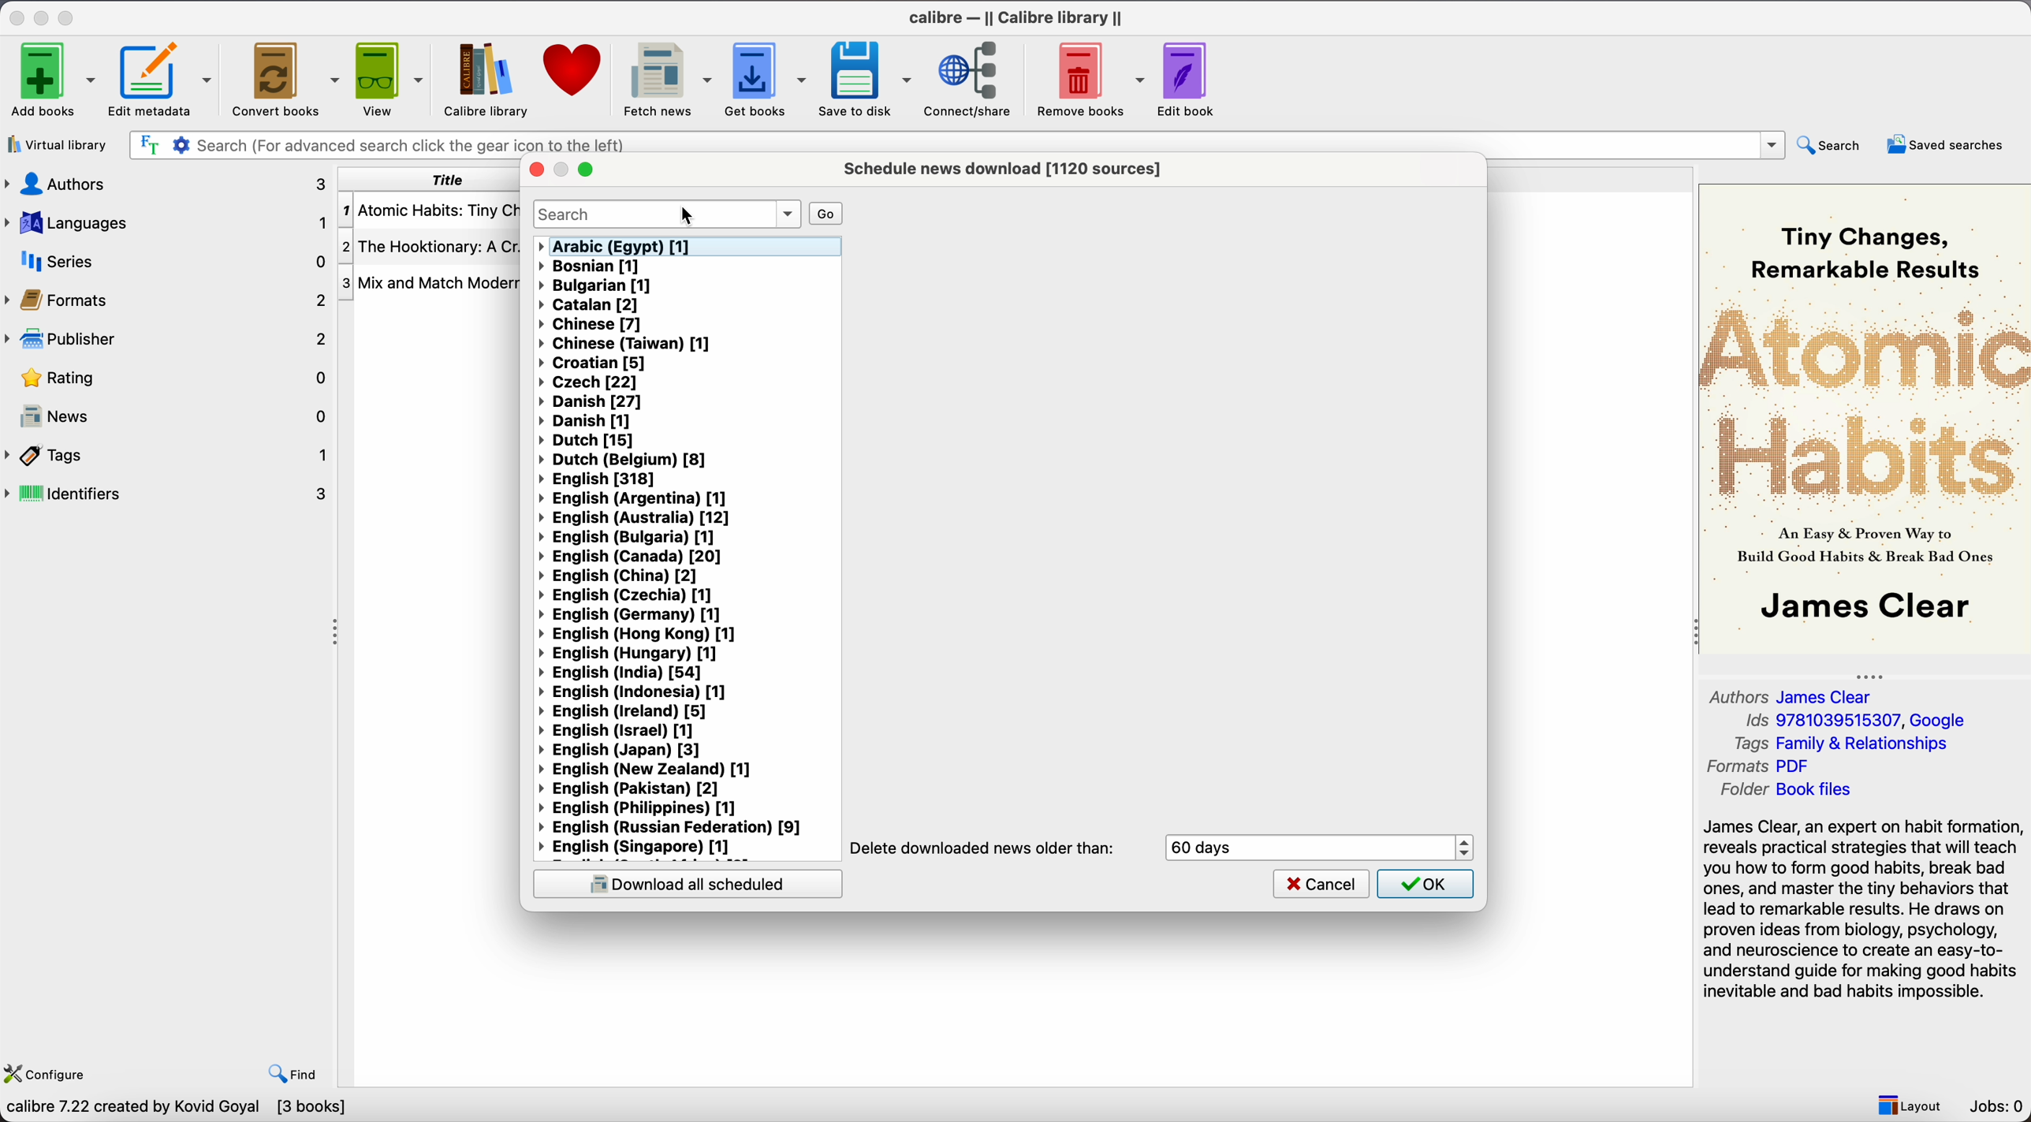 Image resolution: width=2031 pixels, height=1122 pixels. What do you see at coordinates (686, 215) in the screenshot?
I see `cursor` at bounding box center [686, 215].